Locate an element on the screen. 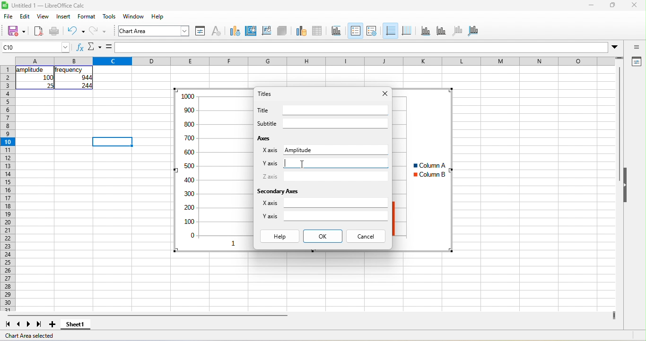 The width and height of the screenshot is (646, 341). Input for z axis is located at coordinates (336, 177).